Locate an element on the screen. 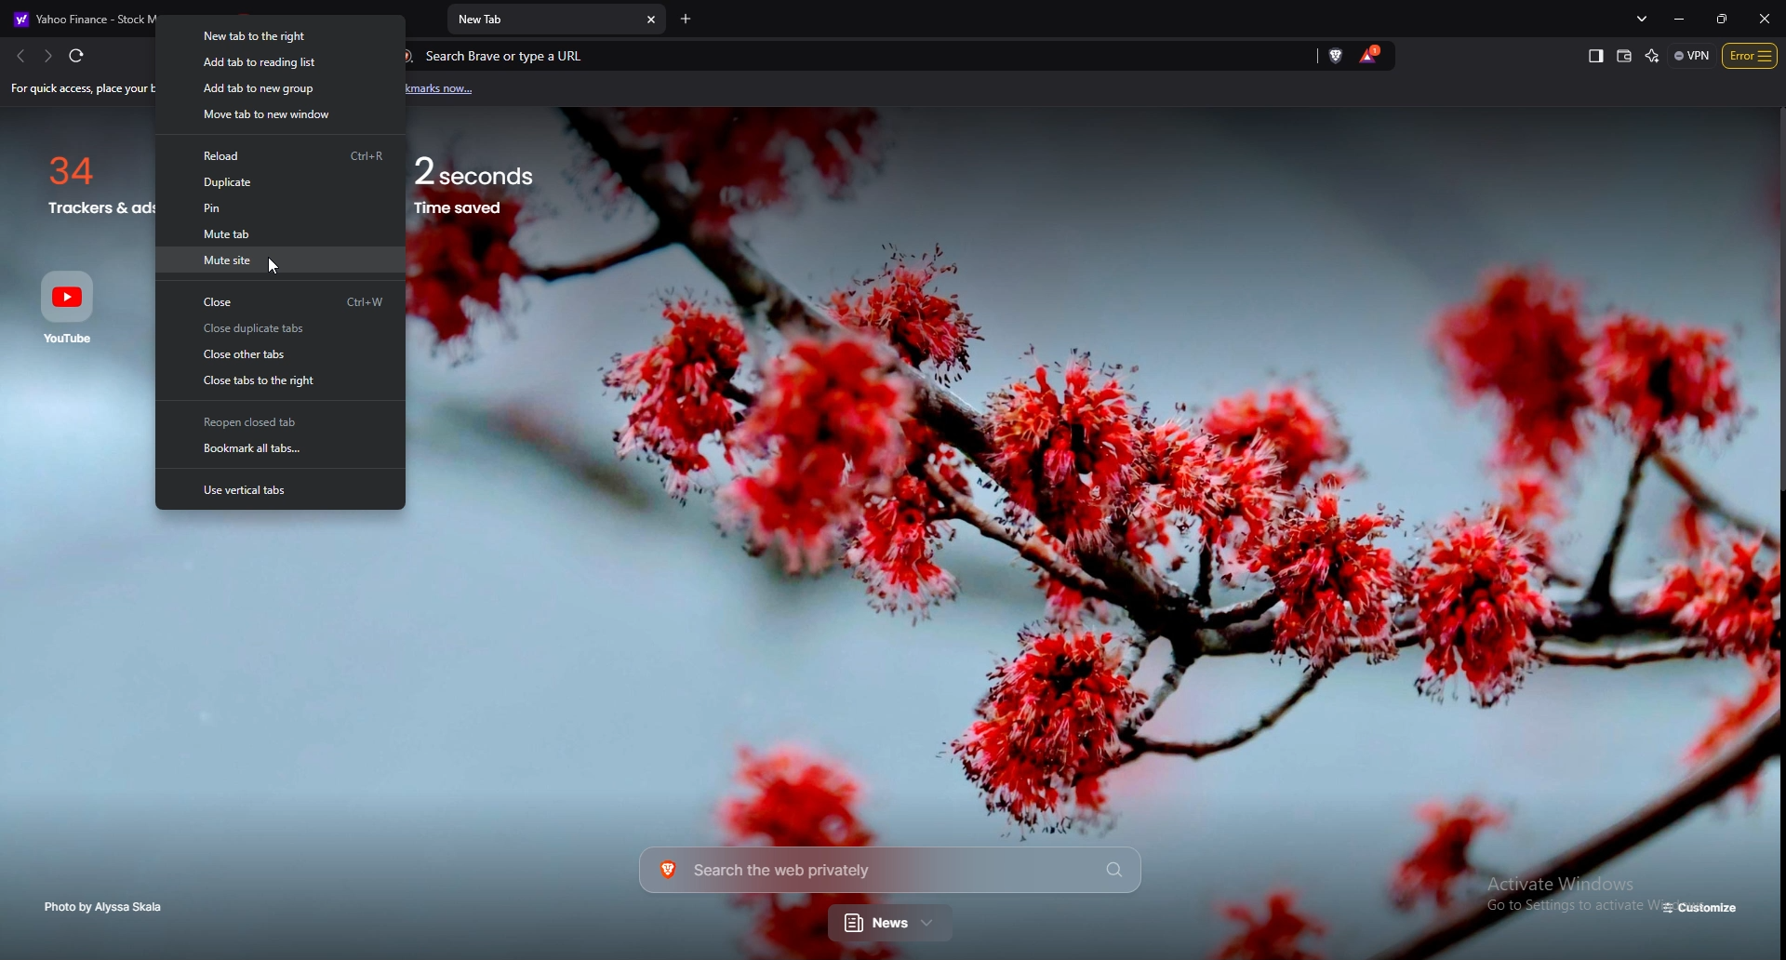  mute tab is located at coordinates (276, 233).